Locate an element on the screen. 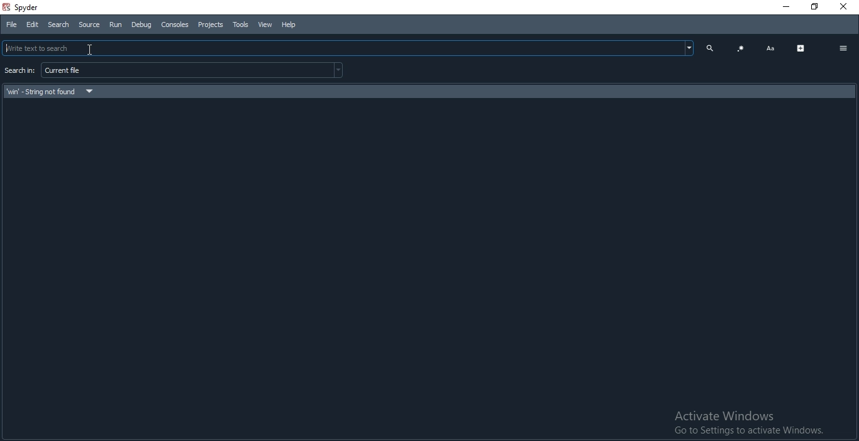  View is located at coordinates (263, 24).